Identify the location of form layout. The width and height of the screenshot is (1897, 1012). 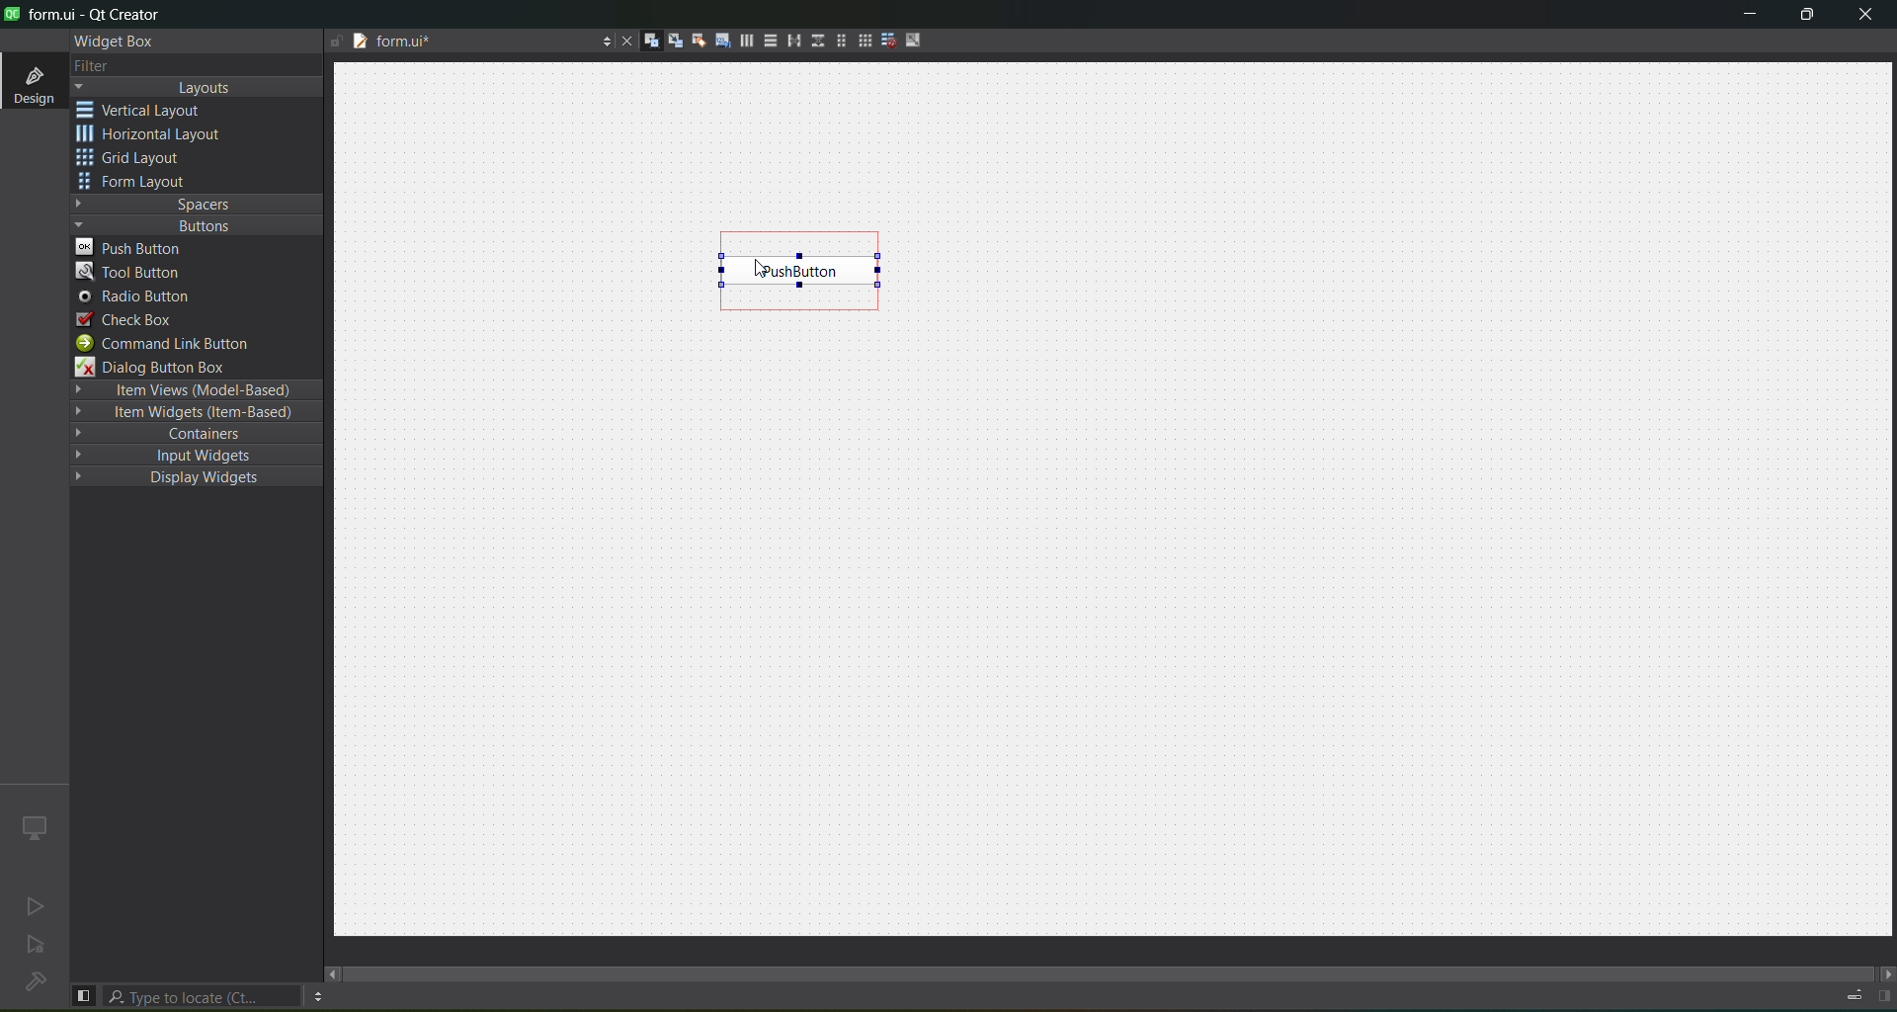
(837, 41).